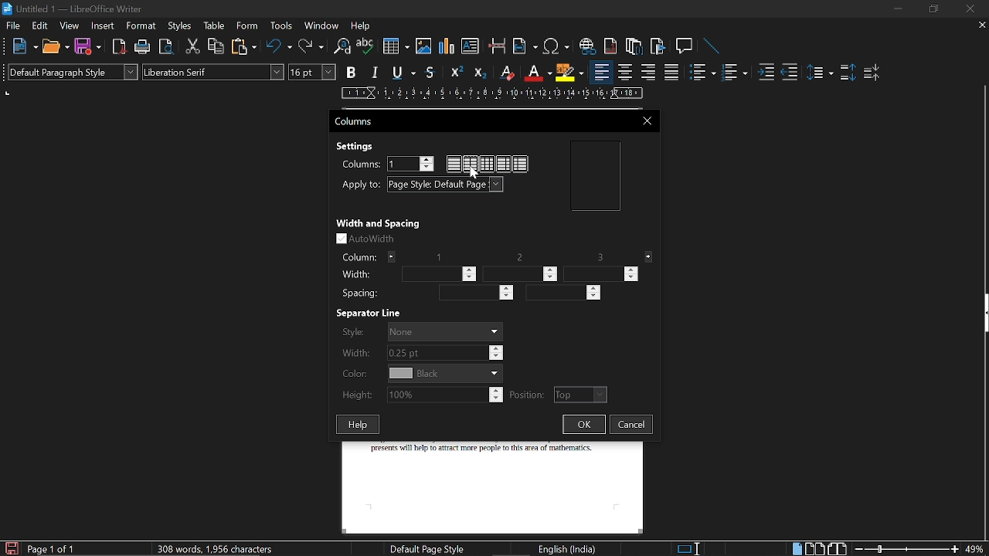 The image size is (989, 556). Describe the element at coordinates (602, 273) in the screenshot. I see `Width of column 3` at that location.